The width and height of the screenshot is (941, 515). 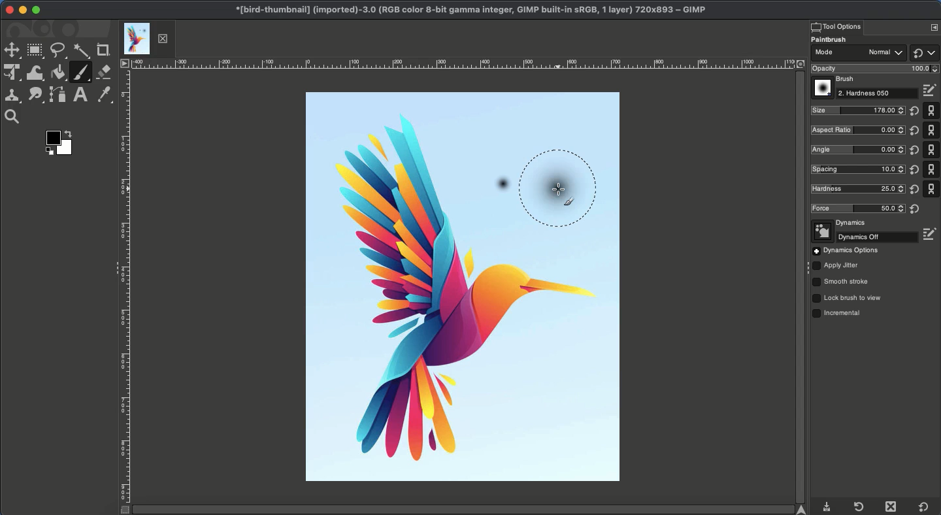 What do you see at coordinates (22, 10) in the screenshot?
I see `Minimize` at bounding box center [22, 10].